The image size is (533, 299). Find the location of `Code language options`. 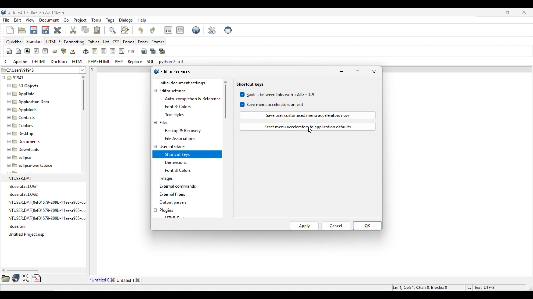

Code language options is located at coordinates (94, 61).